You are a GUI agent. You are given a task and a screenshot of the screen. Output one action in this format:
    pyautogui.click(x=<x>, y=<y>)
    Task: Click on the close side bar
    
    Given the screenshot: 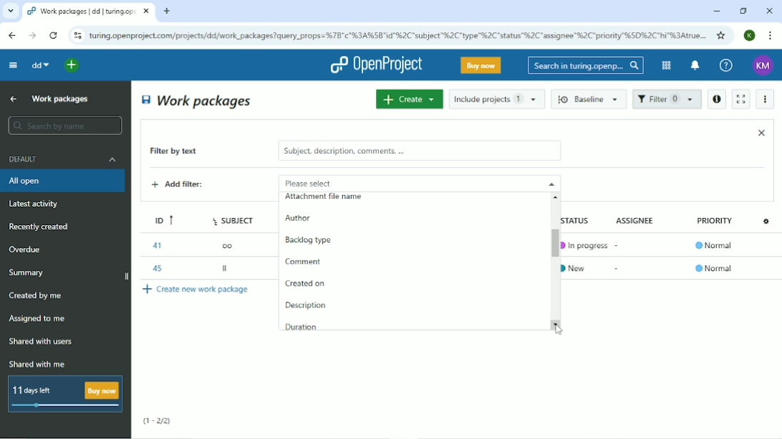 What is the action you would take?
    pyautogui.click(x=125, y=277)
    